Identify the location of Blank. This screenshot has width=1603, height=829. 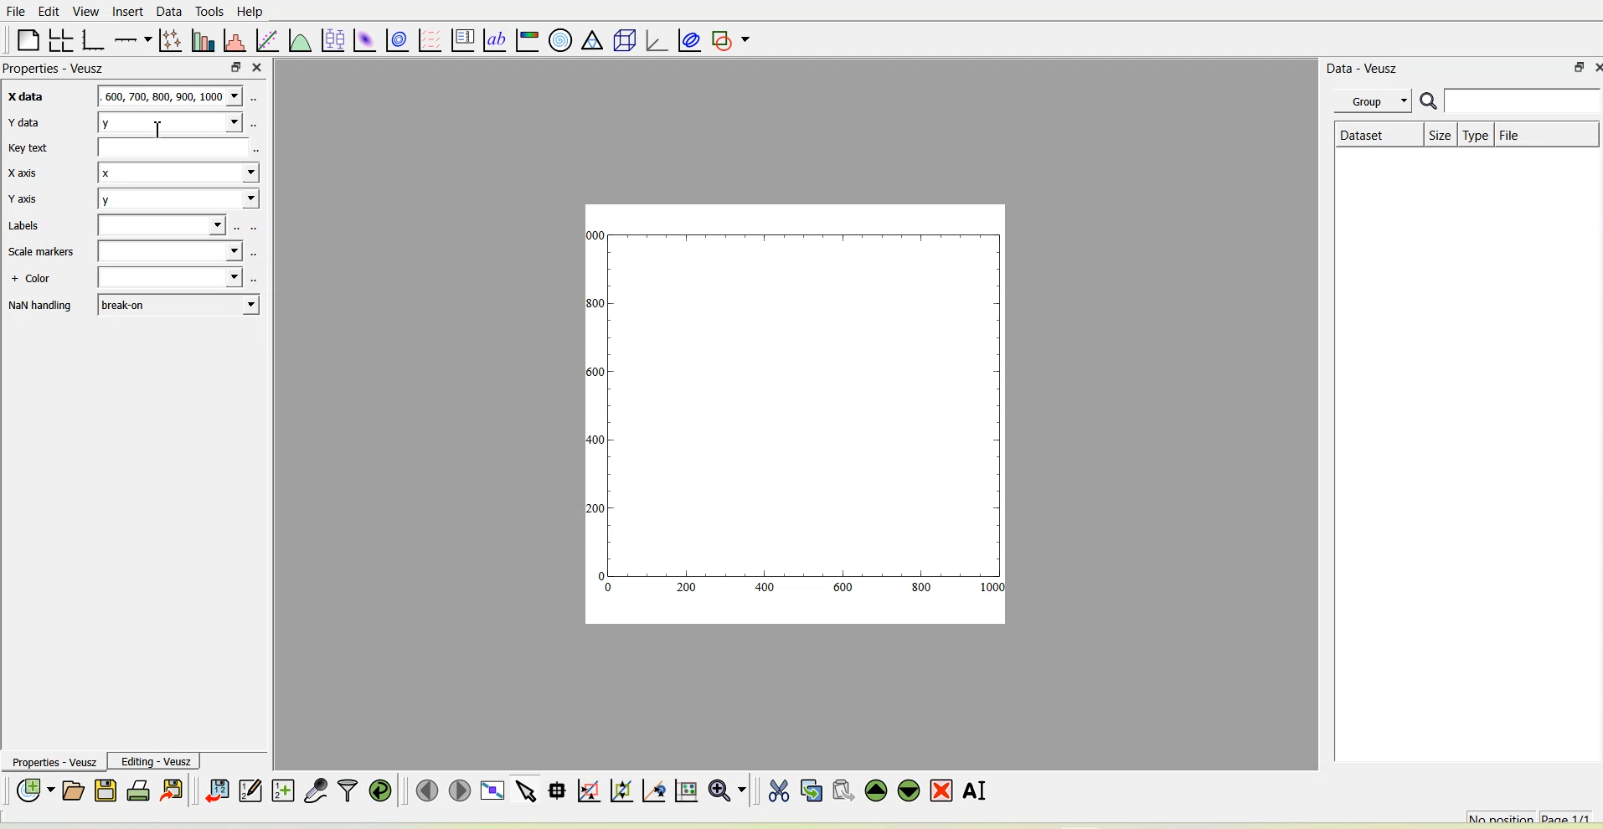
(170, 251).